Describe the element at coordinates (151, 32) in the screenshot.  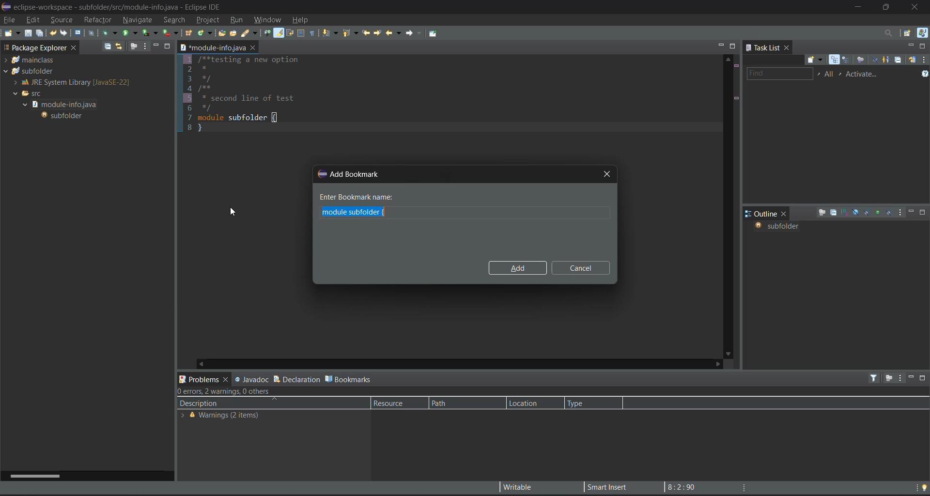
I see `coverage` at that location.